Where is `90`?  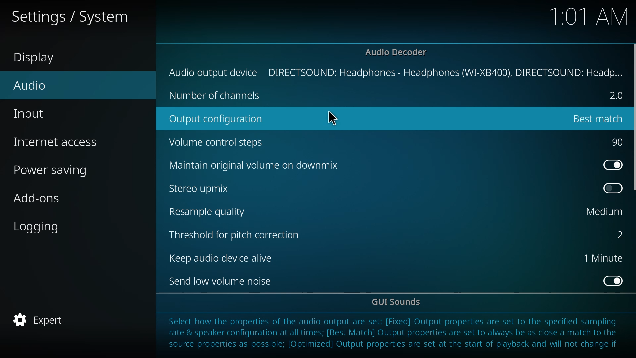
90 is located at coordinates (617, 142).